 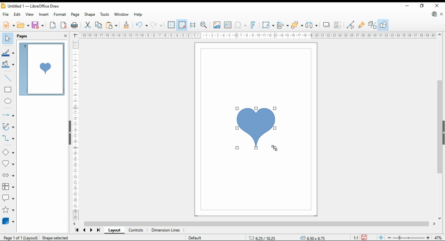 I want to click on rectangle, so click(x=8, y=90).